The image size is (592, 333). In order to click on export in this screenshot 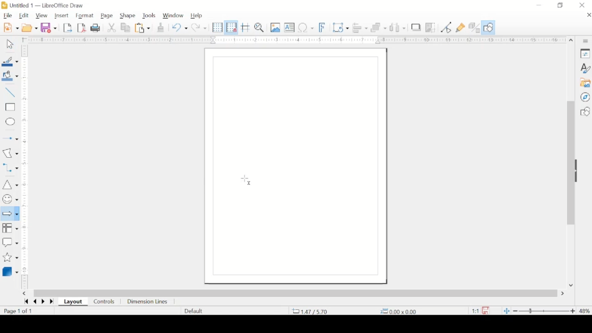, I will do `click(68, 28)`.